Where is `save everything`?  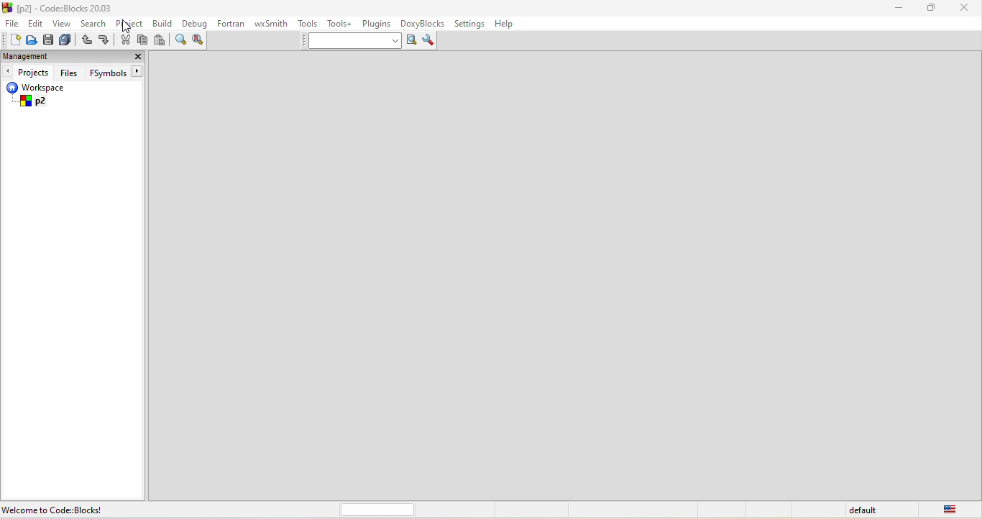
save everything is located at coordinates (68, 40).